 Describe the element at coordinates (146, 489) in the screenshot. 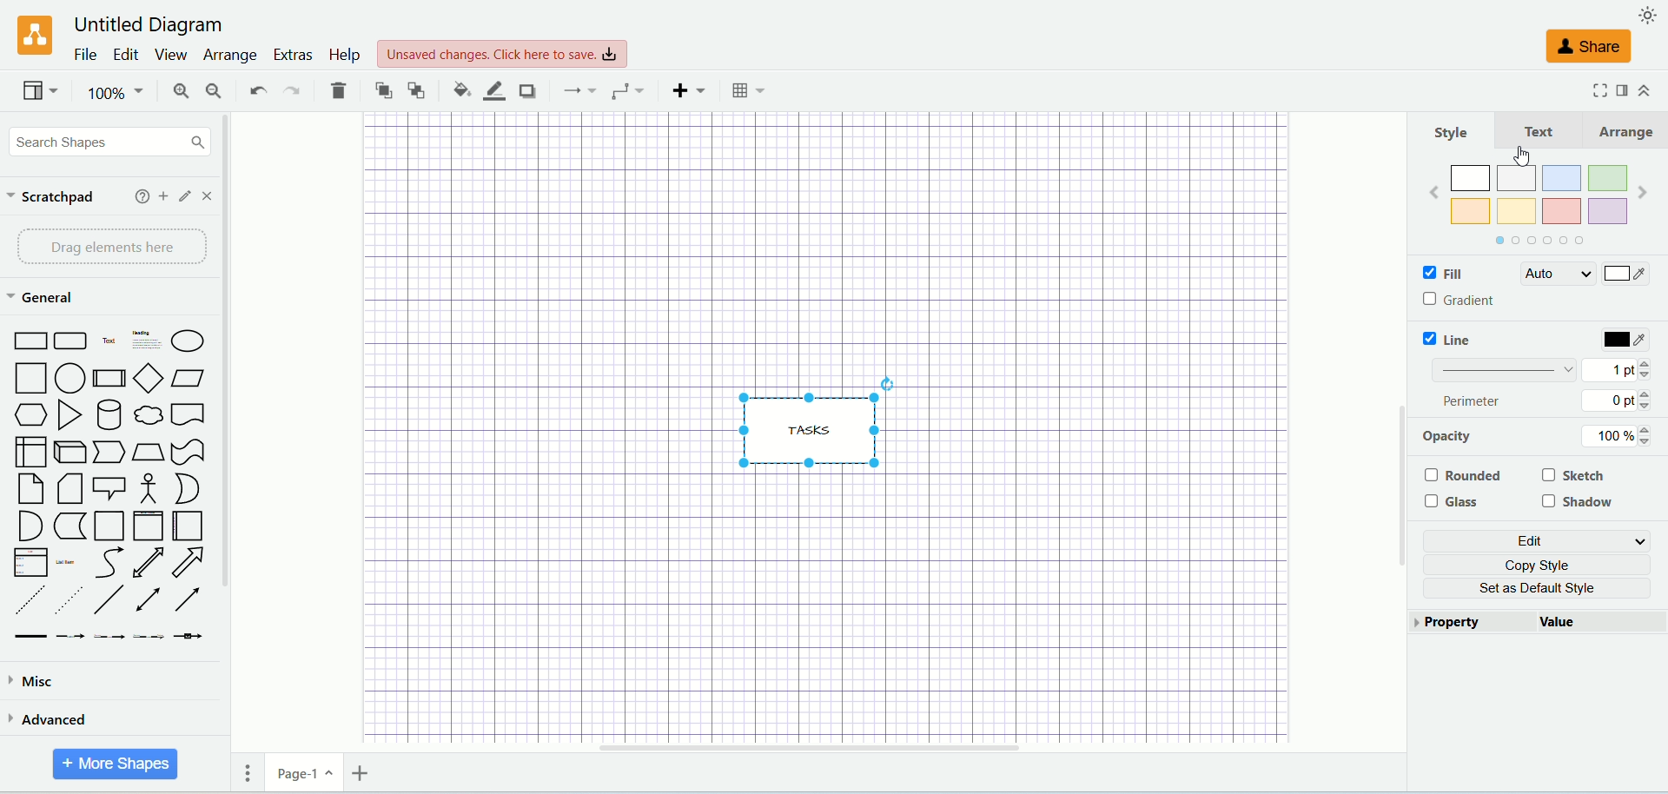

I see `Actor` at that location.